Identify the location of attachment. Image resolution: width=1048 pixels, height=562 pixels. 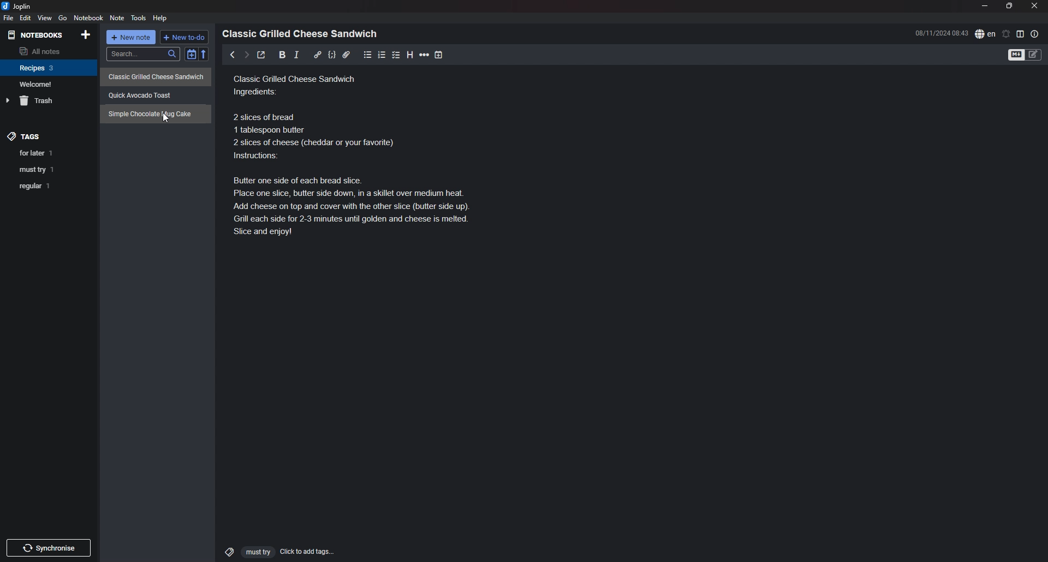
(346, 55).